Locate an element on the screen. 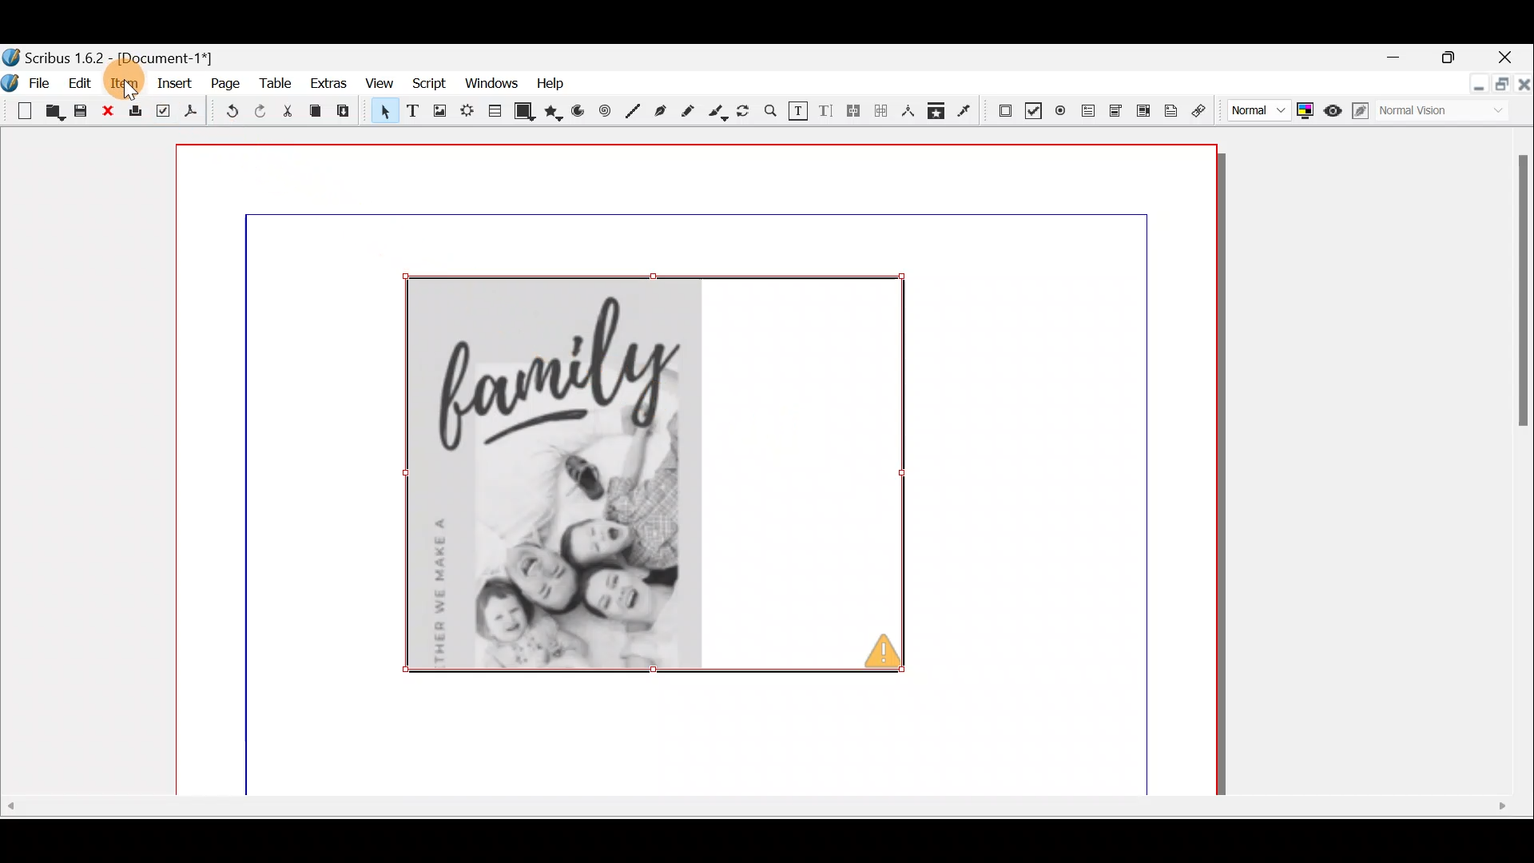 This screenshot has height=863, width=1534. Select item is located at coordinates (382, 113).